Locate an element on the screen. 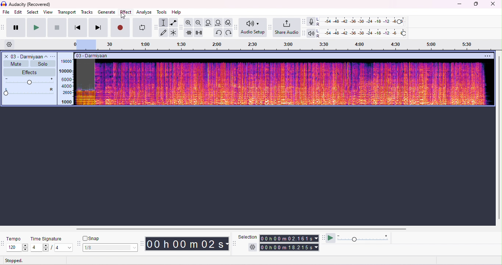  playback meter toolbar is located at coordinates (305, 33).